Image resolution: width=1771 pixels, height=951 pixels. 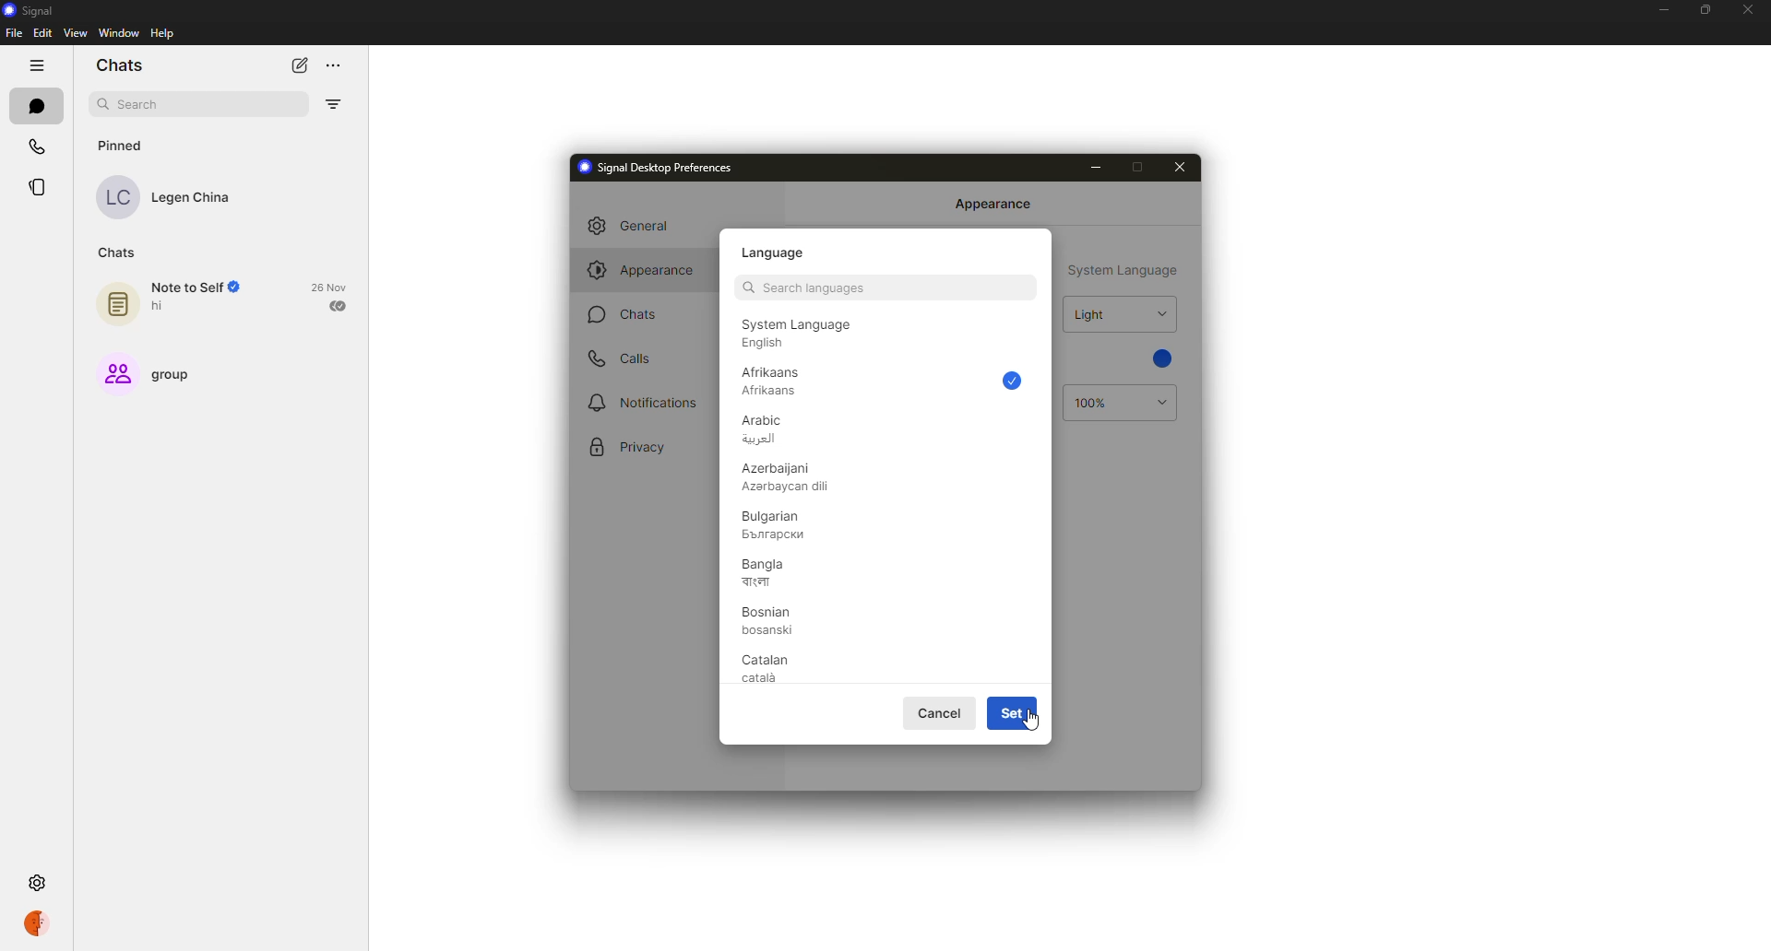 I want to click on catalan, so click(x=767, y=667).